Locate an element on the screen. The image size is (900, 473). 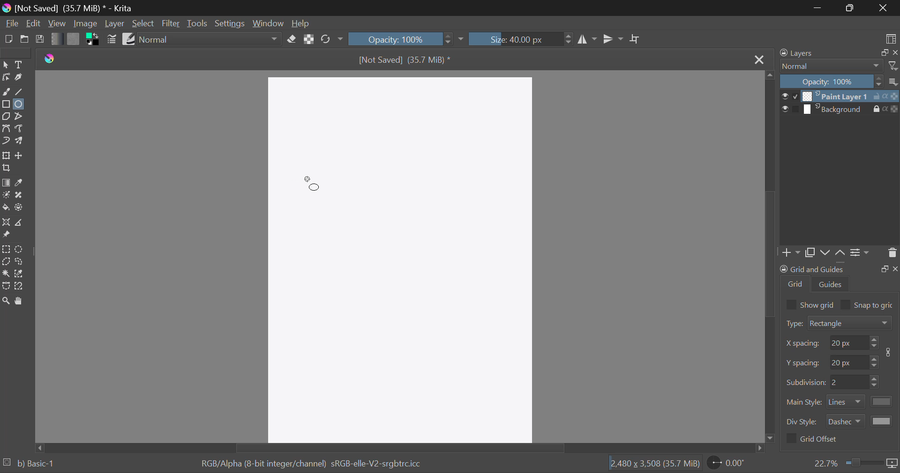
Movement of Layers is located at coordinates (834, 253).